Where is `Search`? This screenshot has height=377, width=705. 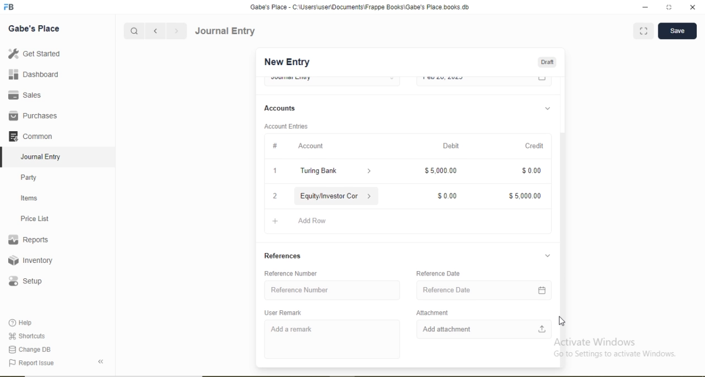 Search is located at coordinates (133, 31).